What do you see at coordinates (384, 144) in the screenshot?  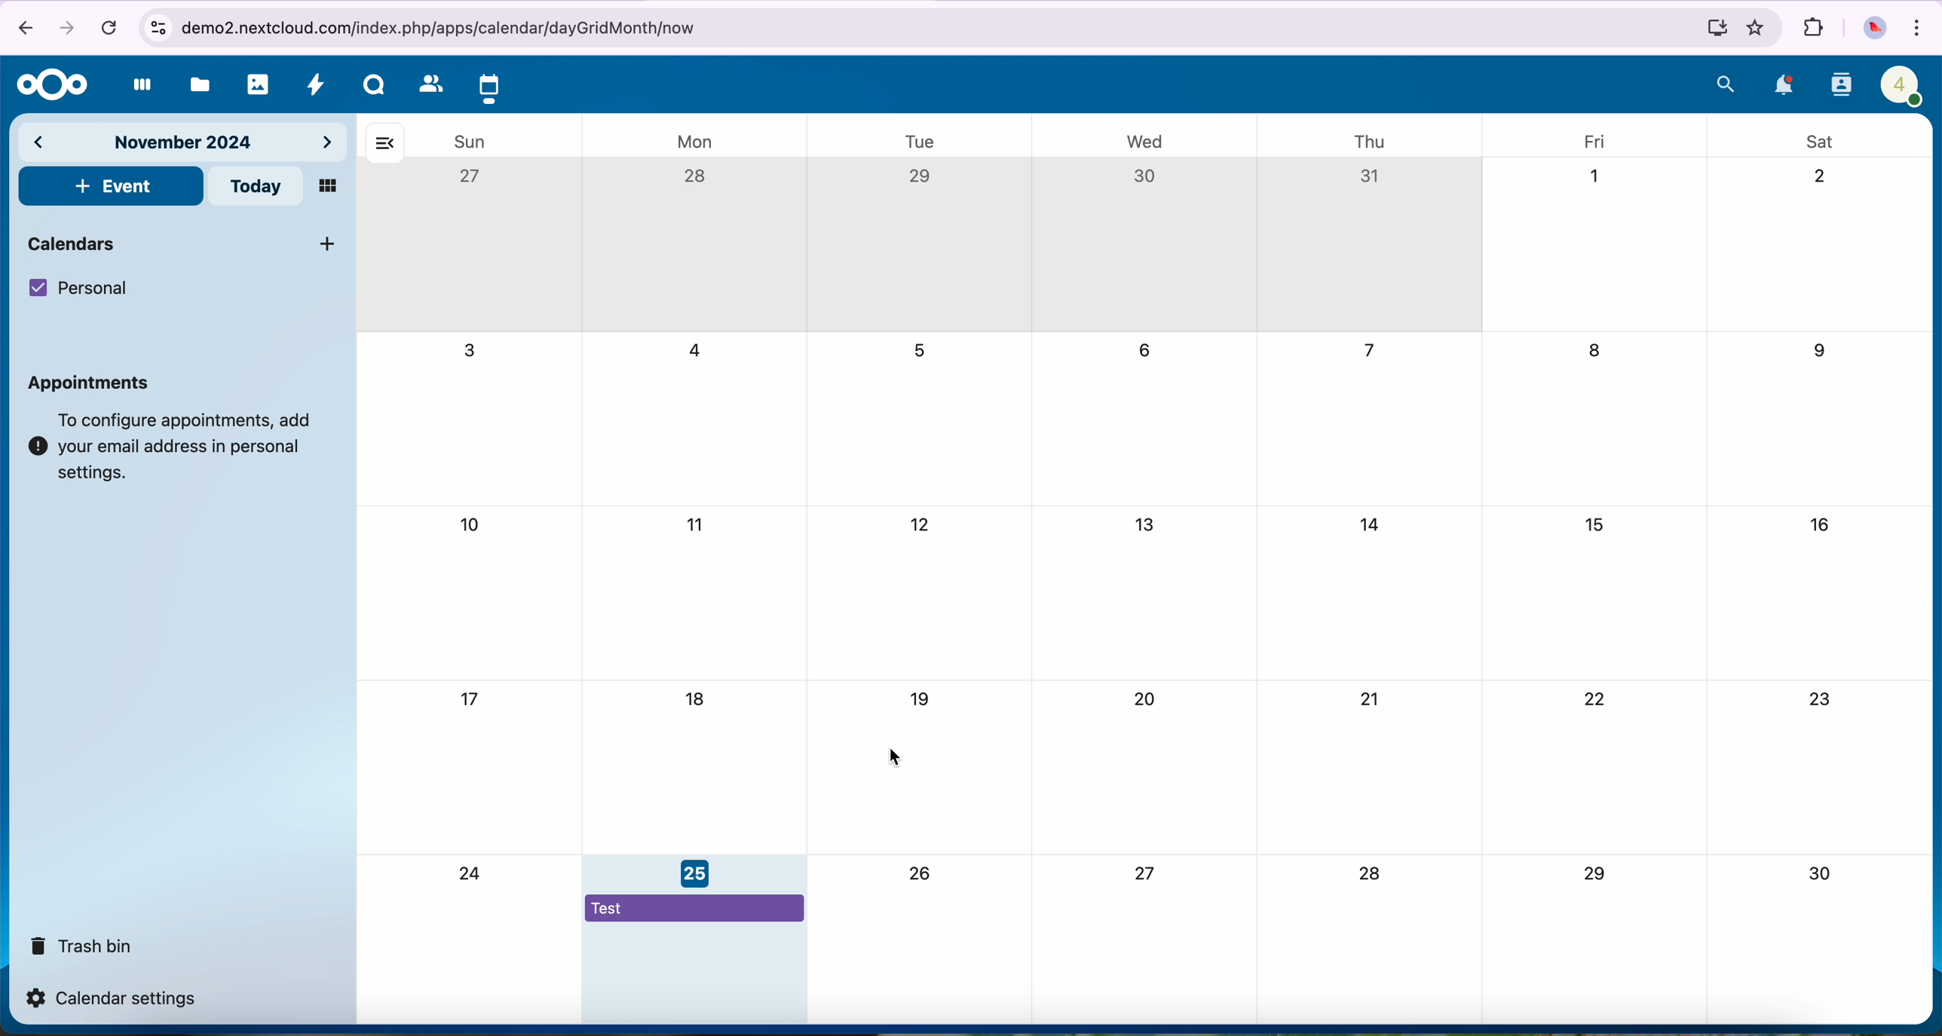 I see `hide bar` at bounding box center [384, 144].